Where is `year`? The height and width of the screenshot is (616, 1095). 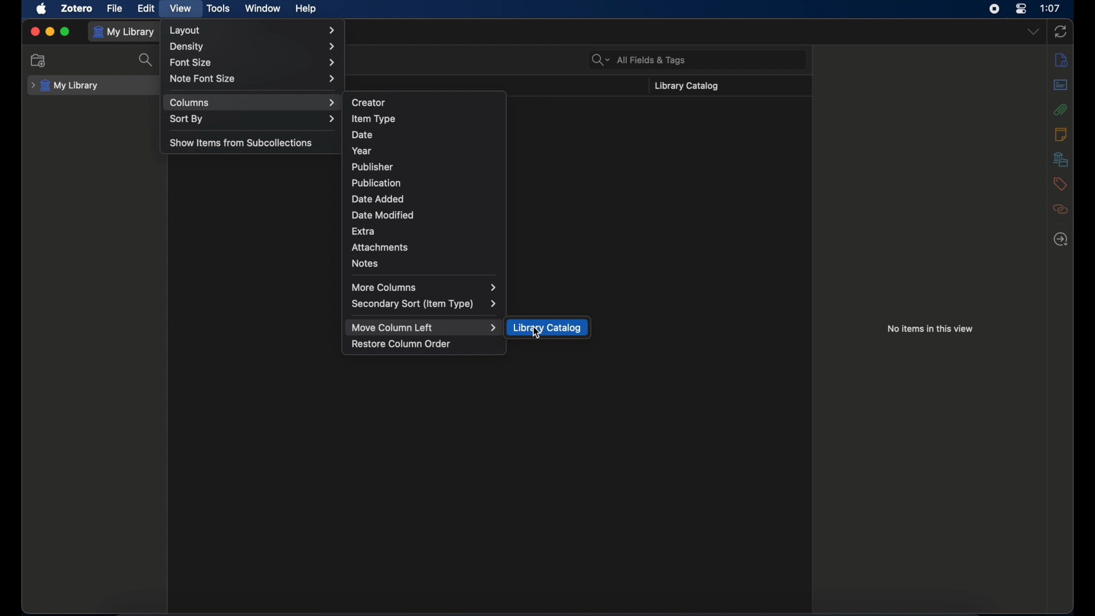 year is located at coordinates (363, 151).